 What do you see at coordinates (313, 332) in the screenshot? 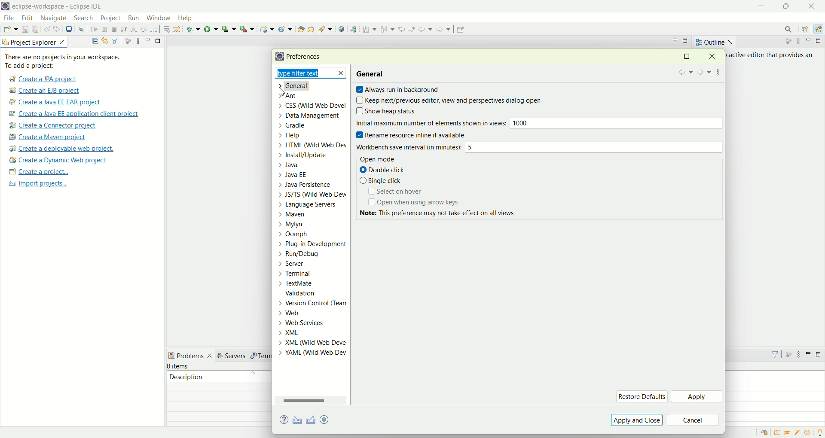
I see `XML` at bounding box center [313, 332].